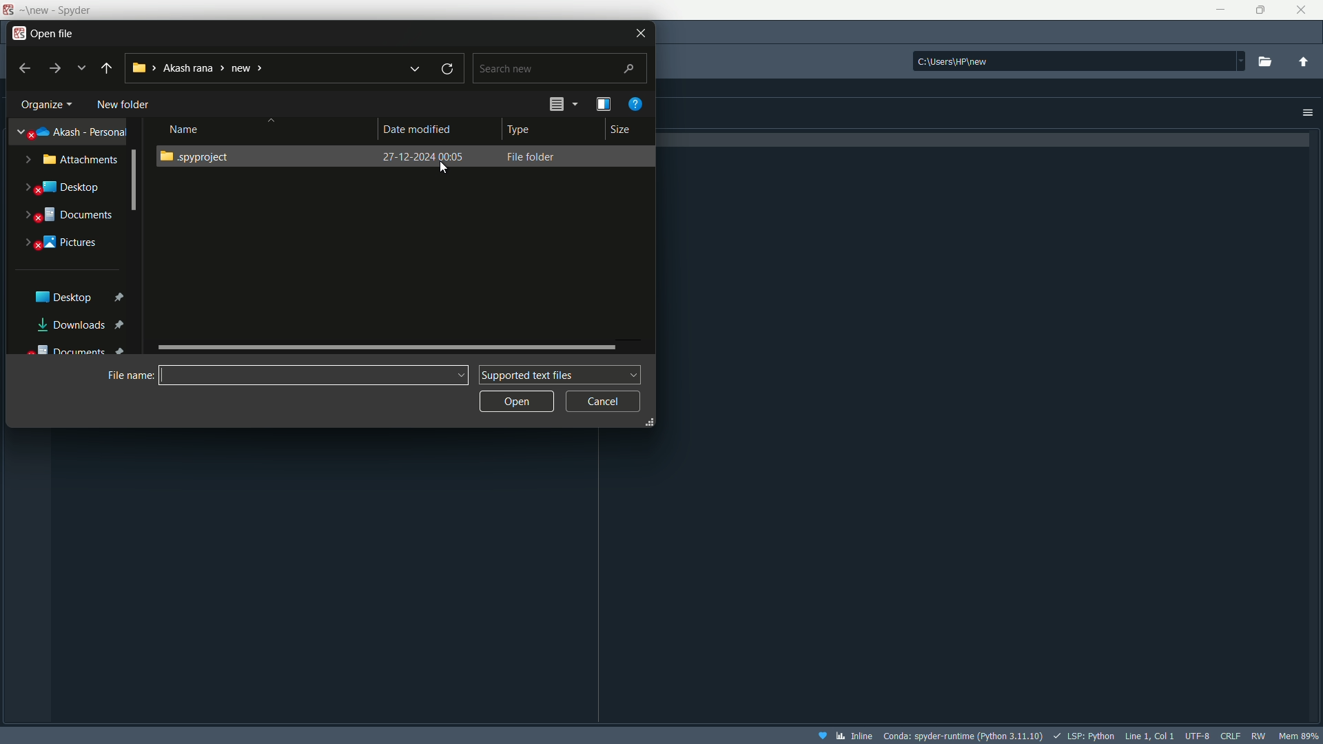 This screenshot has width=1323, height=744. Describe the element at coordinates (636, 103) in the screenshot. I see `get help` at that location.